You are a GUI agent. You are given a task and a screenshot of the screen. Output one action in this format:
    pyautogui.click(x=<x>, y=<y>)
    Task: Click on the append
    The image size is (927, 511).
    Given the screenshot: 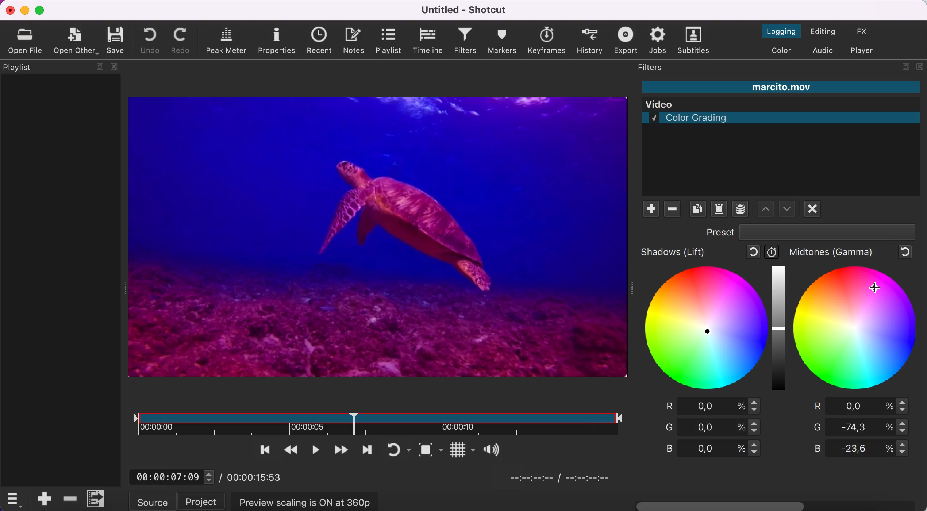 What is the action you would take?
    pyautogui.click(x=43, y=498)
    